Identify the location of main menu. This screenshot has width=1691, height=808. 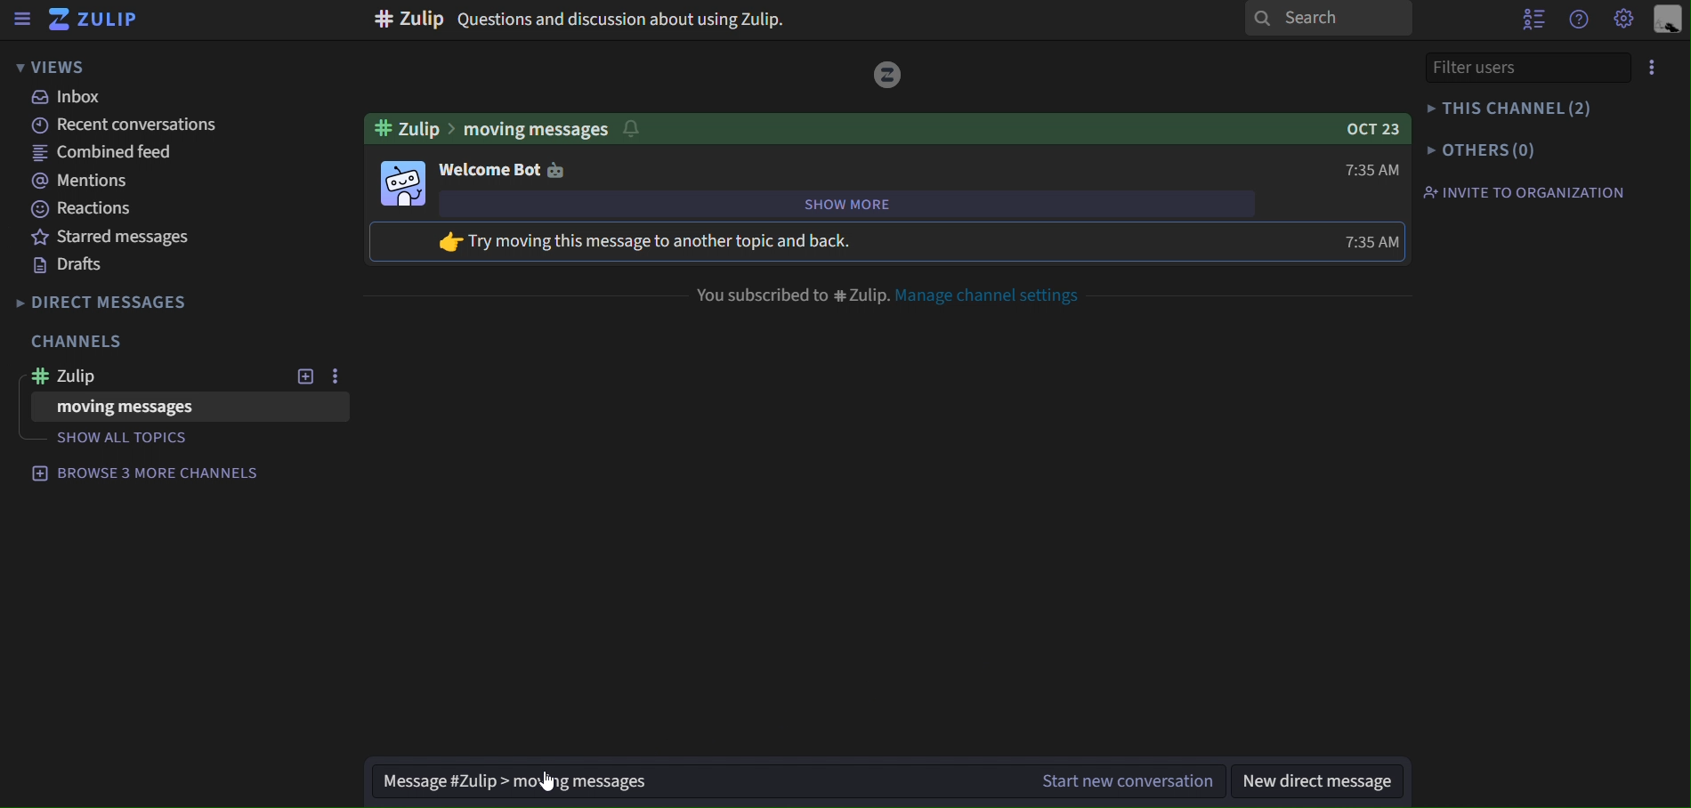
(1625, 20).